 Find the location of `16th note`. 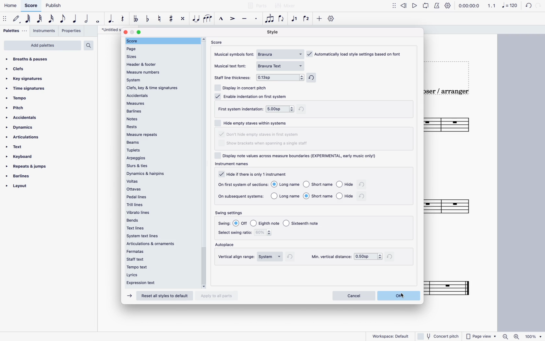

16th note is located at coordinates (52, 20).